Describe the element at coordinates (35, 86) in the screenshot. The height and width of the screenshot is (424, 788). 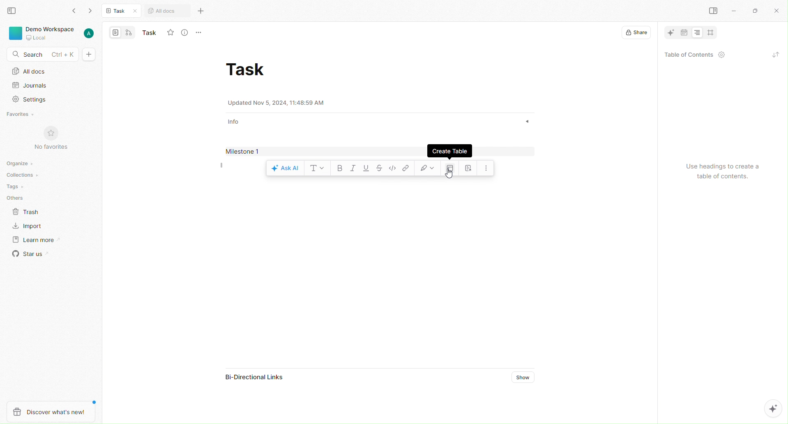
I see `Journals` at that location.